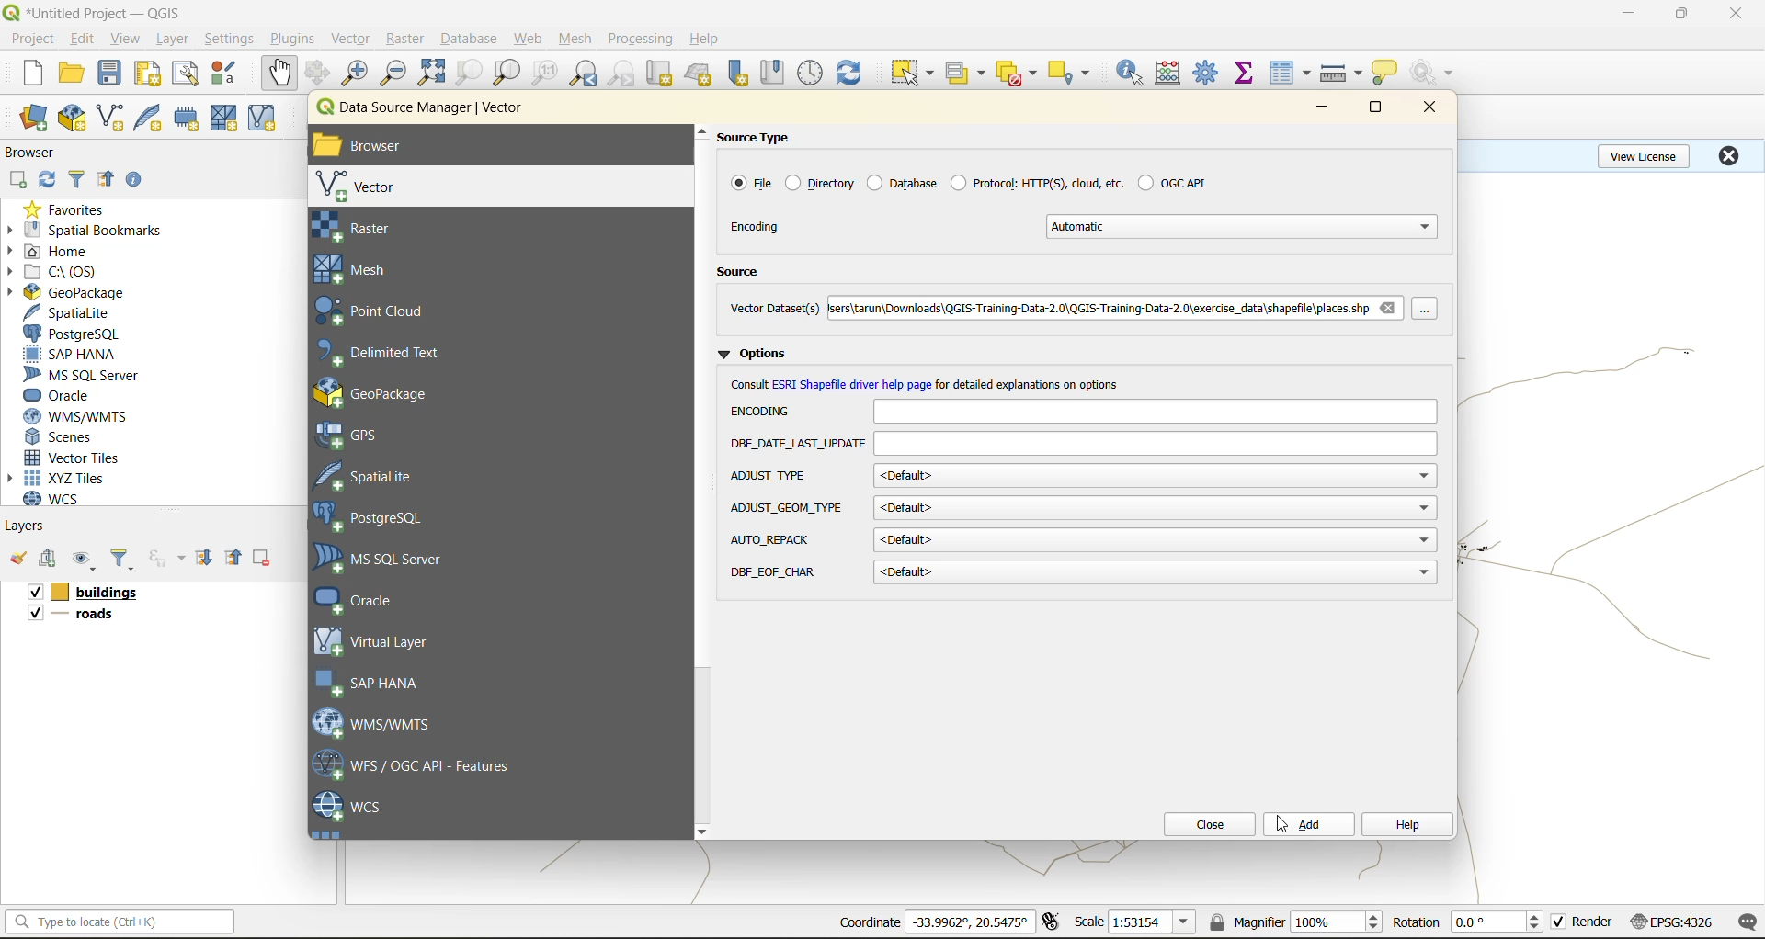 Image resolution: width=1765 pixels, height=939 pixels. Describe the element at coordinates (766, 411) in the screenshot. I see `encoding` at that location.